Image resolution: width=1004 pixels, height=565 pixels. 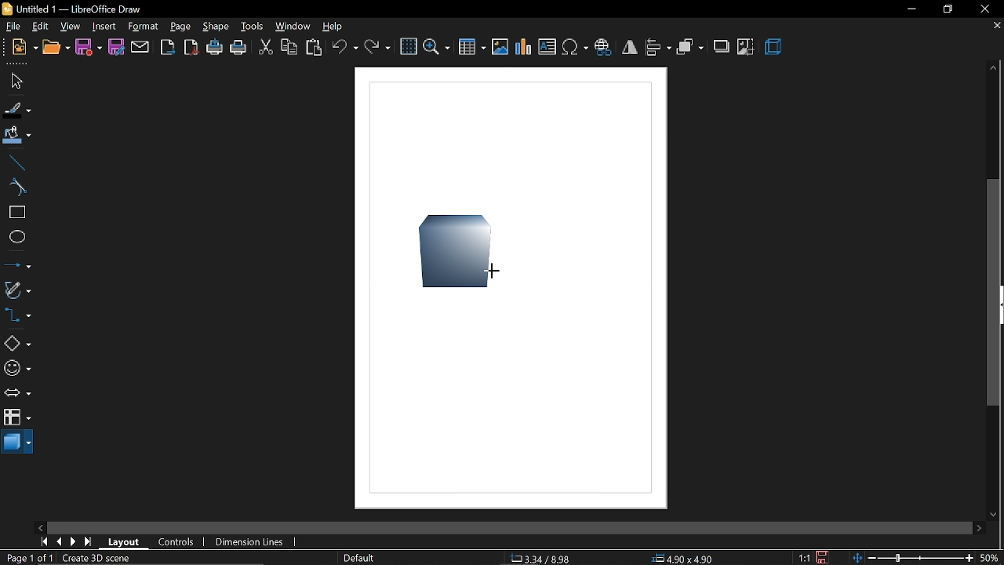 I want to click on Cursor, so click(x=500, y=270).